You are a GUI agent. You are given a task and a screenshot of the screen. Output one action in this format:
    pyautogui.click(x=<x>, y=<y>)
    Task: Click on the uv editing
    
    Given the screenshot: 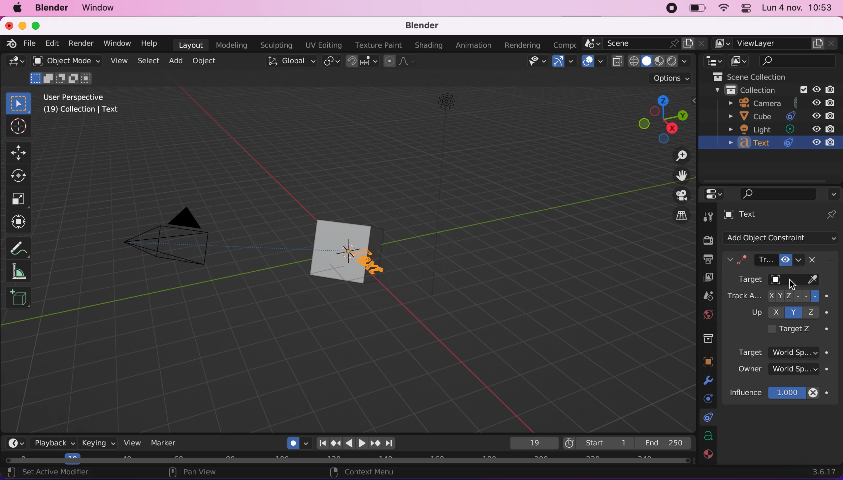 What is the action you would take?
    pyautogui.click(x=325, y=44)
    